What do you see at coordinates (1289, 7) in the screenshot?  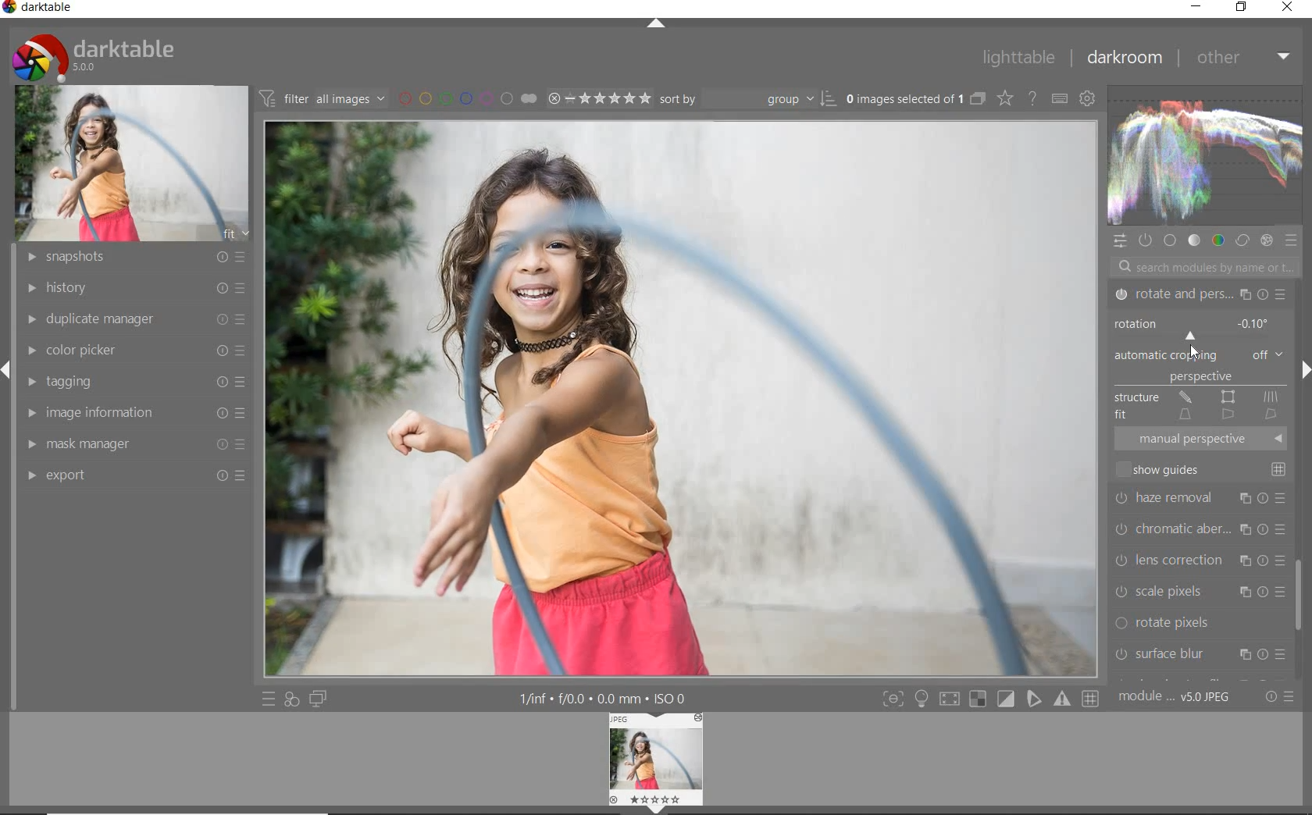 I see `close` at bounding box center [1289, 7].